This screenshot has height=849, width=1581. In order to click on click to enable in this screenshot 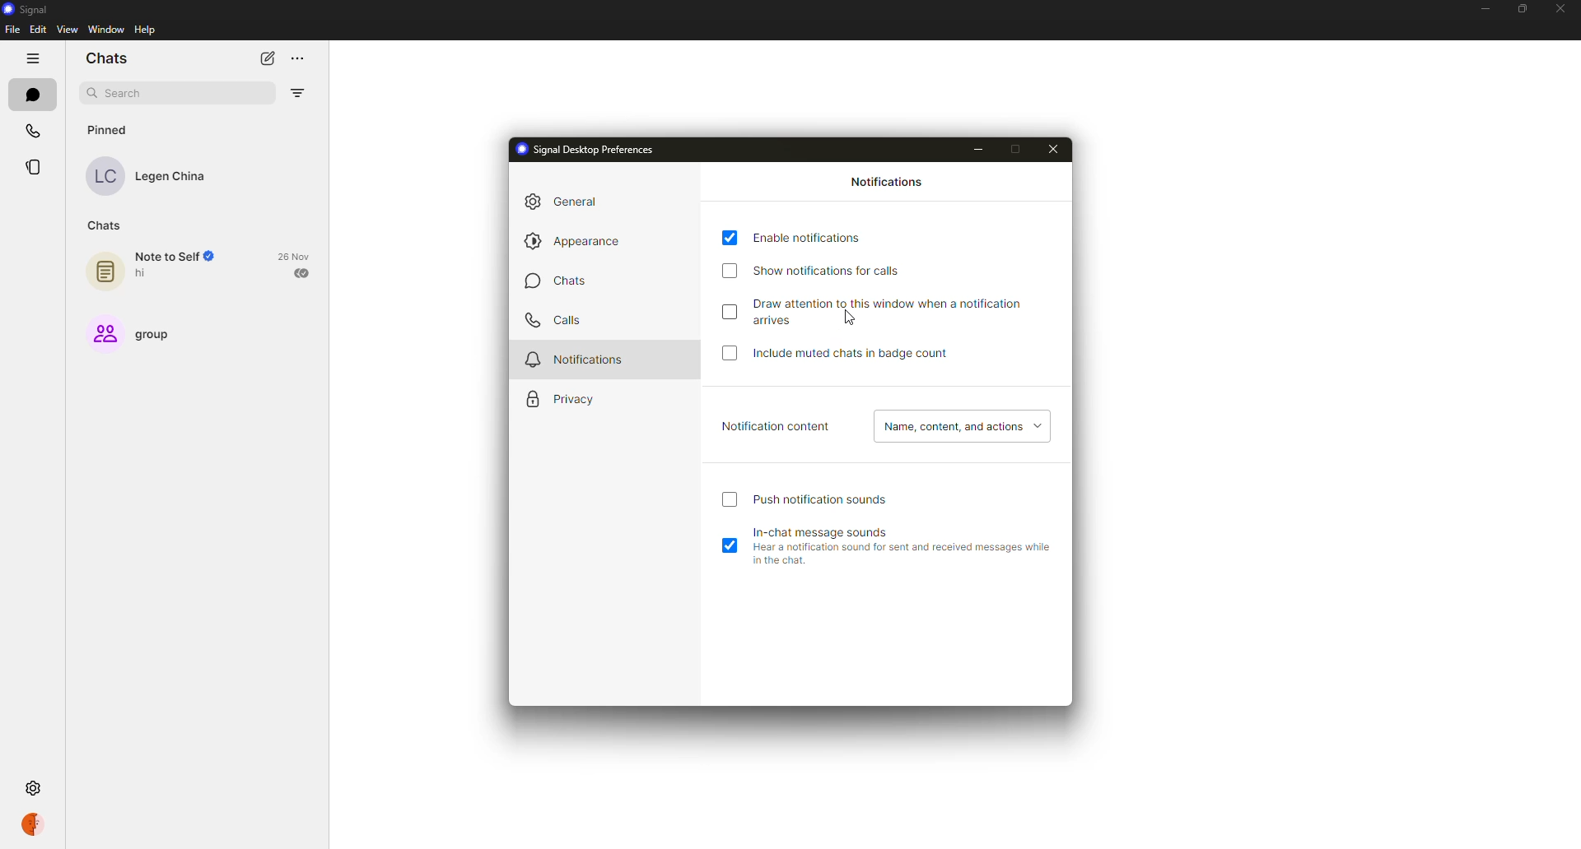, I will do `click(726, 352)`.